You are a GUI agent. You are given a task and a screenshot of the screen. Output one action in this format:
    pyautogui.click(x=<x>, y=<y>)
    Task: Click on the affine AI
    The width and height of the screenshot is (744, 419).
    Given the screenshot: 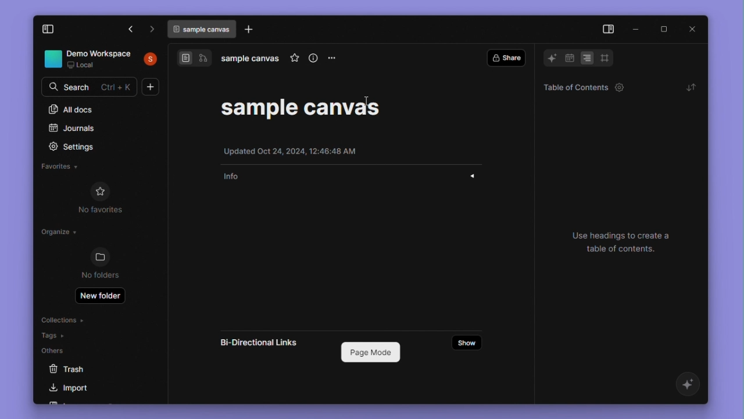 What is the action you would take?
    pyautogui.click(x=689, y=385)
    